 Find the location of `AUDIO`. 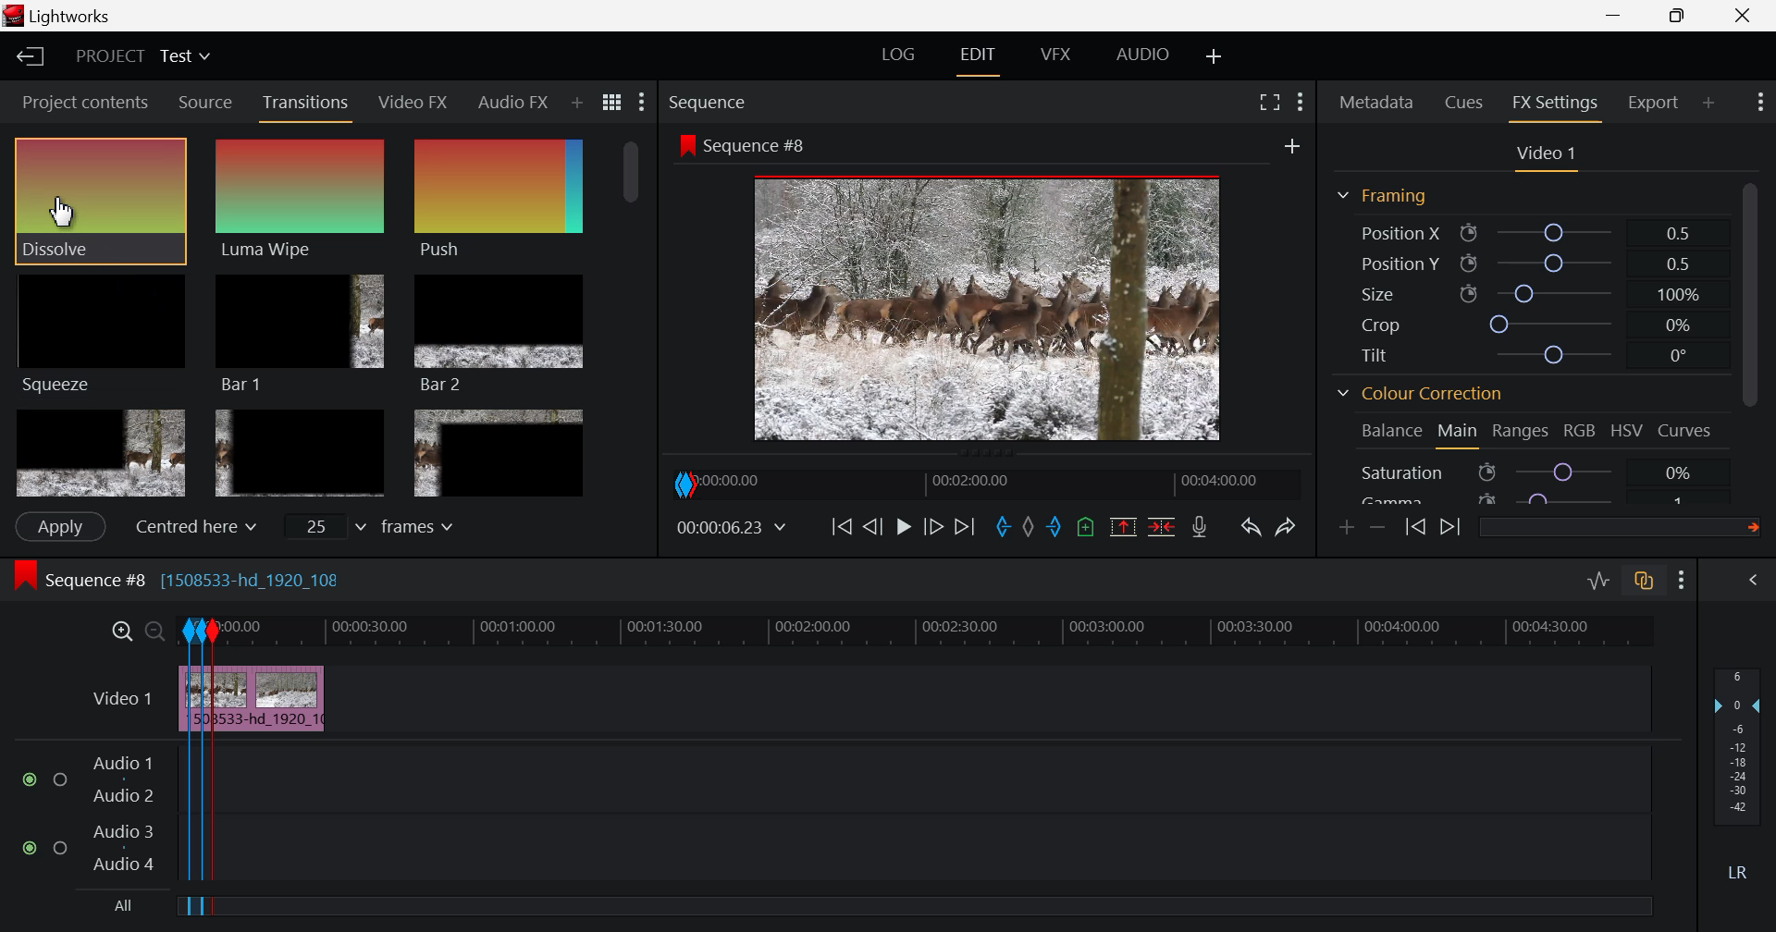

AUDIO is located at coordinates (1144, 54).